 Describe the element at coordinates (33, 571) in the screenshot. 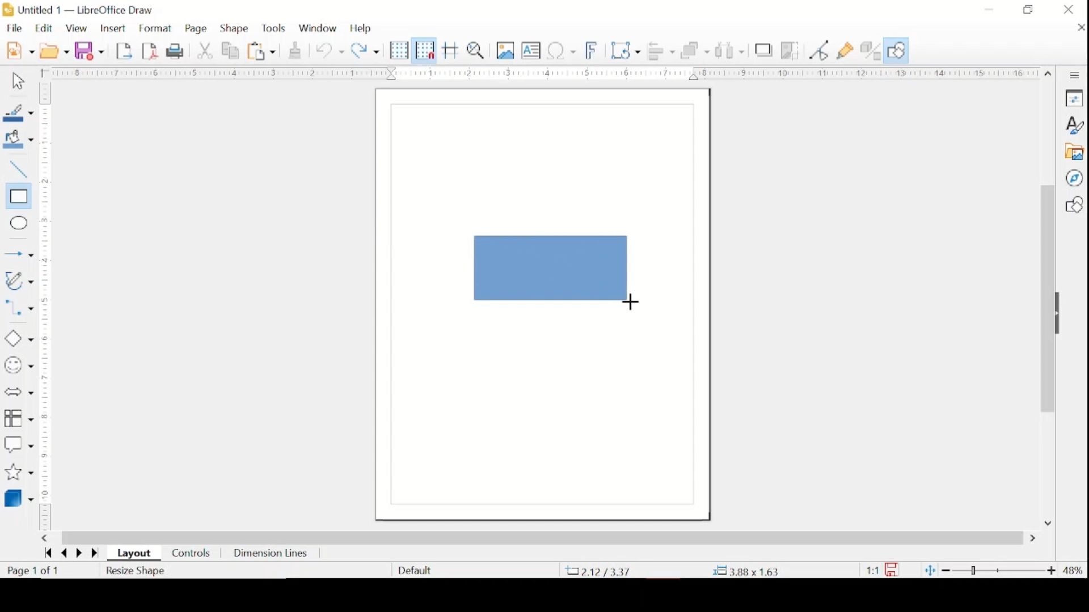

I see `page 1 of 1` at that location.